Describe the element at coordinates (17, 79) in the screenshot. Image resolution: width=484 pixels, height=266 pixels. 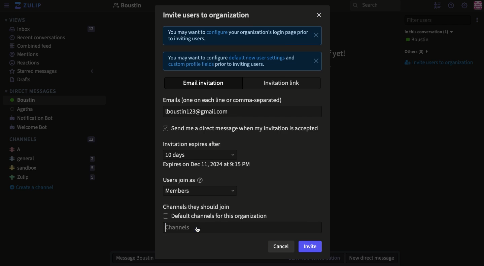
I see `Drafts` at that location.